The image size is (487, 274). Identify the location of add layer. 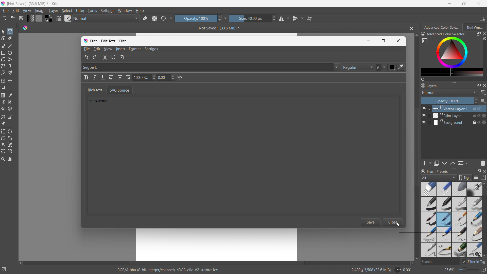
(427, 163).